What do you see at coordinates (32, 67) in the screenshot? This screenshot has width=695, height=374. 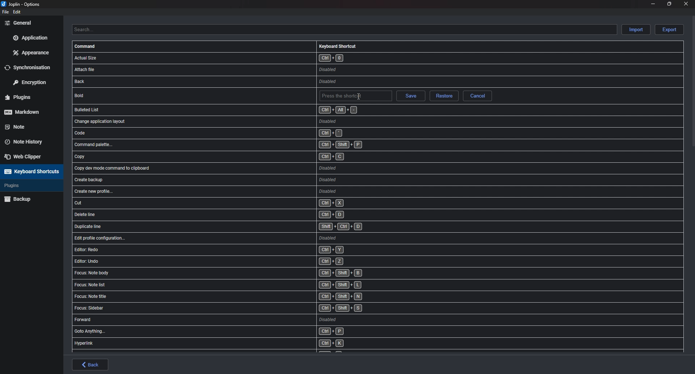 I see `Synchronization` at bounding box center [32, 67].